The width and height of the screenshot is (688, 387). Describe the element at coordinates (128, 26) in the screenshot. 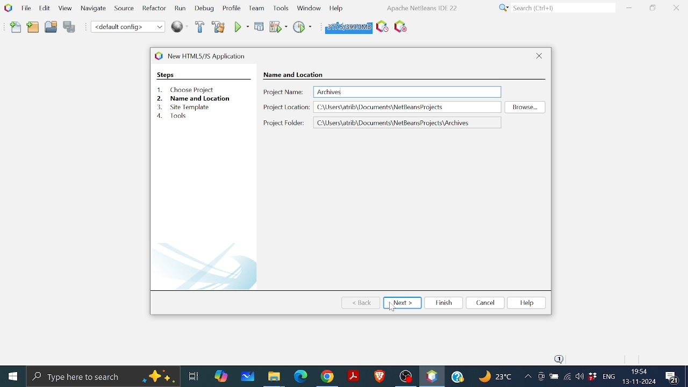

I see `Default coding` at that location.